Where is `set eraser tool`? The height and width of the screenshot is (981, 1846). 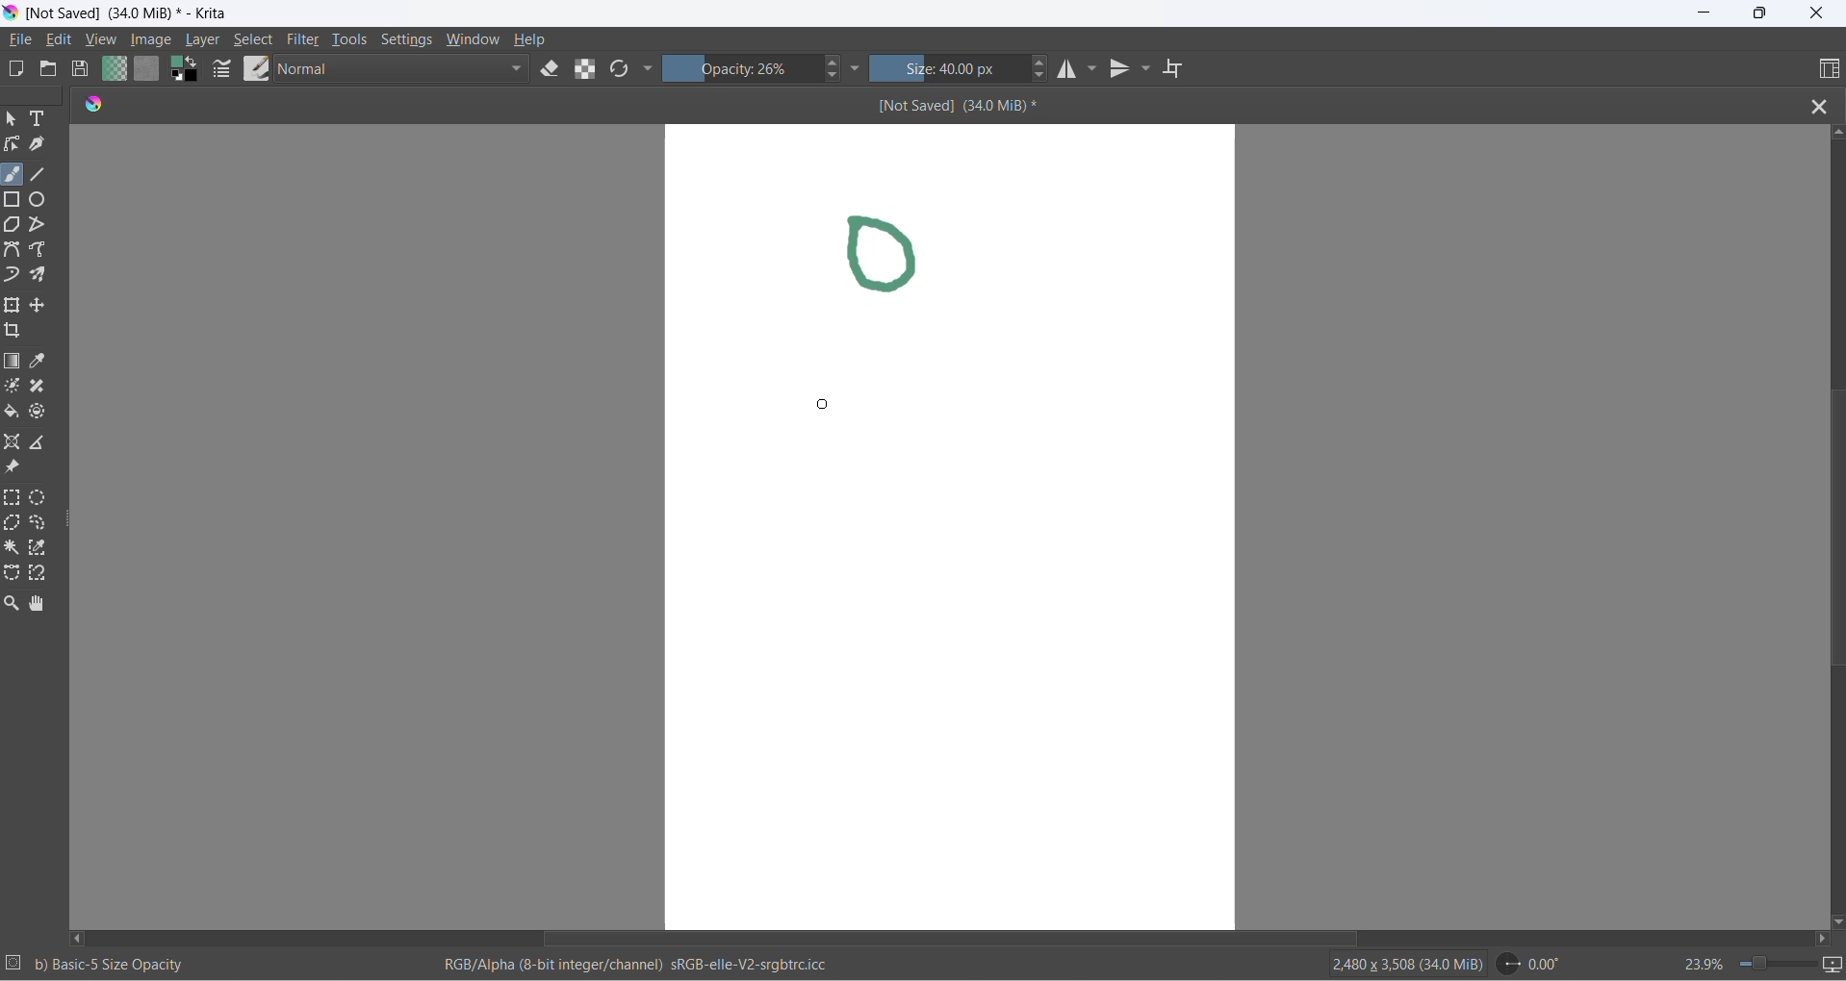 set eraser tool is located at coordinates (551, 69).